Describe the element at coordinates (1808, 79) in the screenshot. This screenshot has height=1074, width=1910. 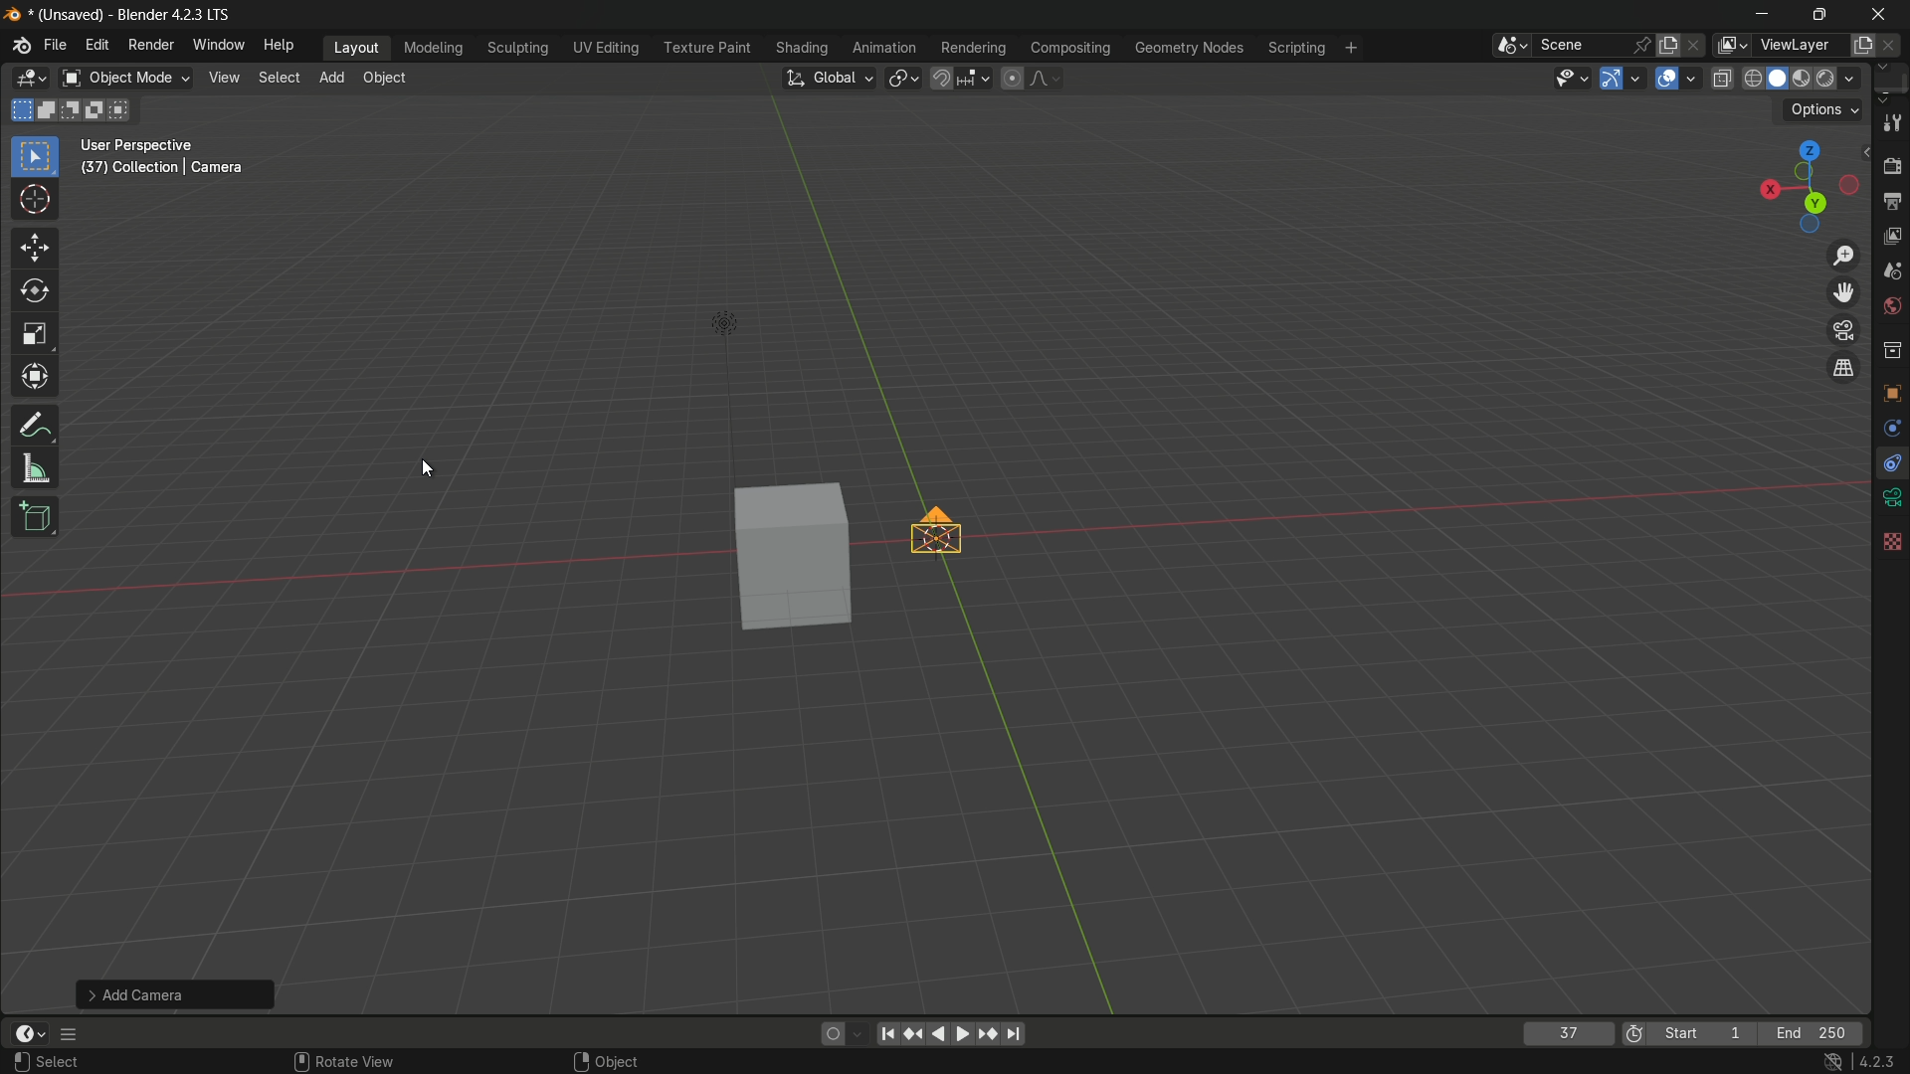
I see `material preview` at that location.